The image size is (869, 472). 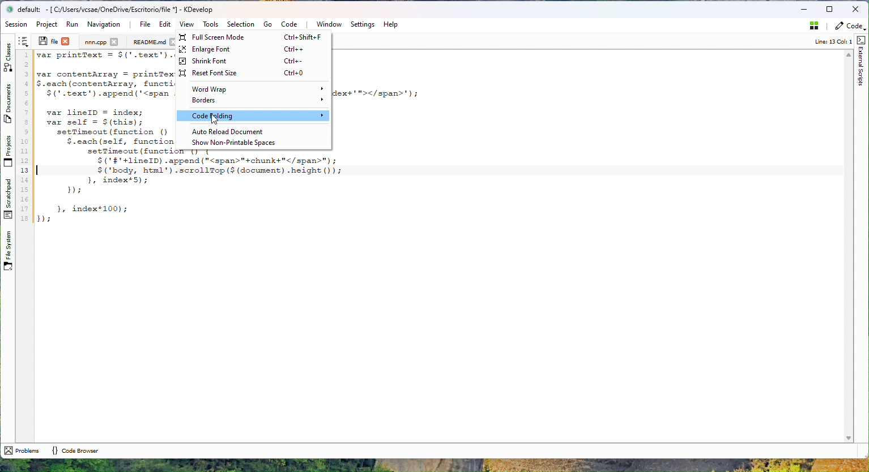 What do you see at coordinates (7, 199) in the screenshot?
I see `Scratchpad` at bounding box center [7, 199].